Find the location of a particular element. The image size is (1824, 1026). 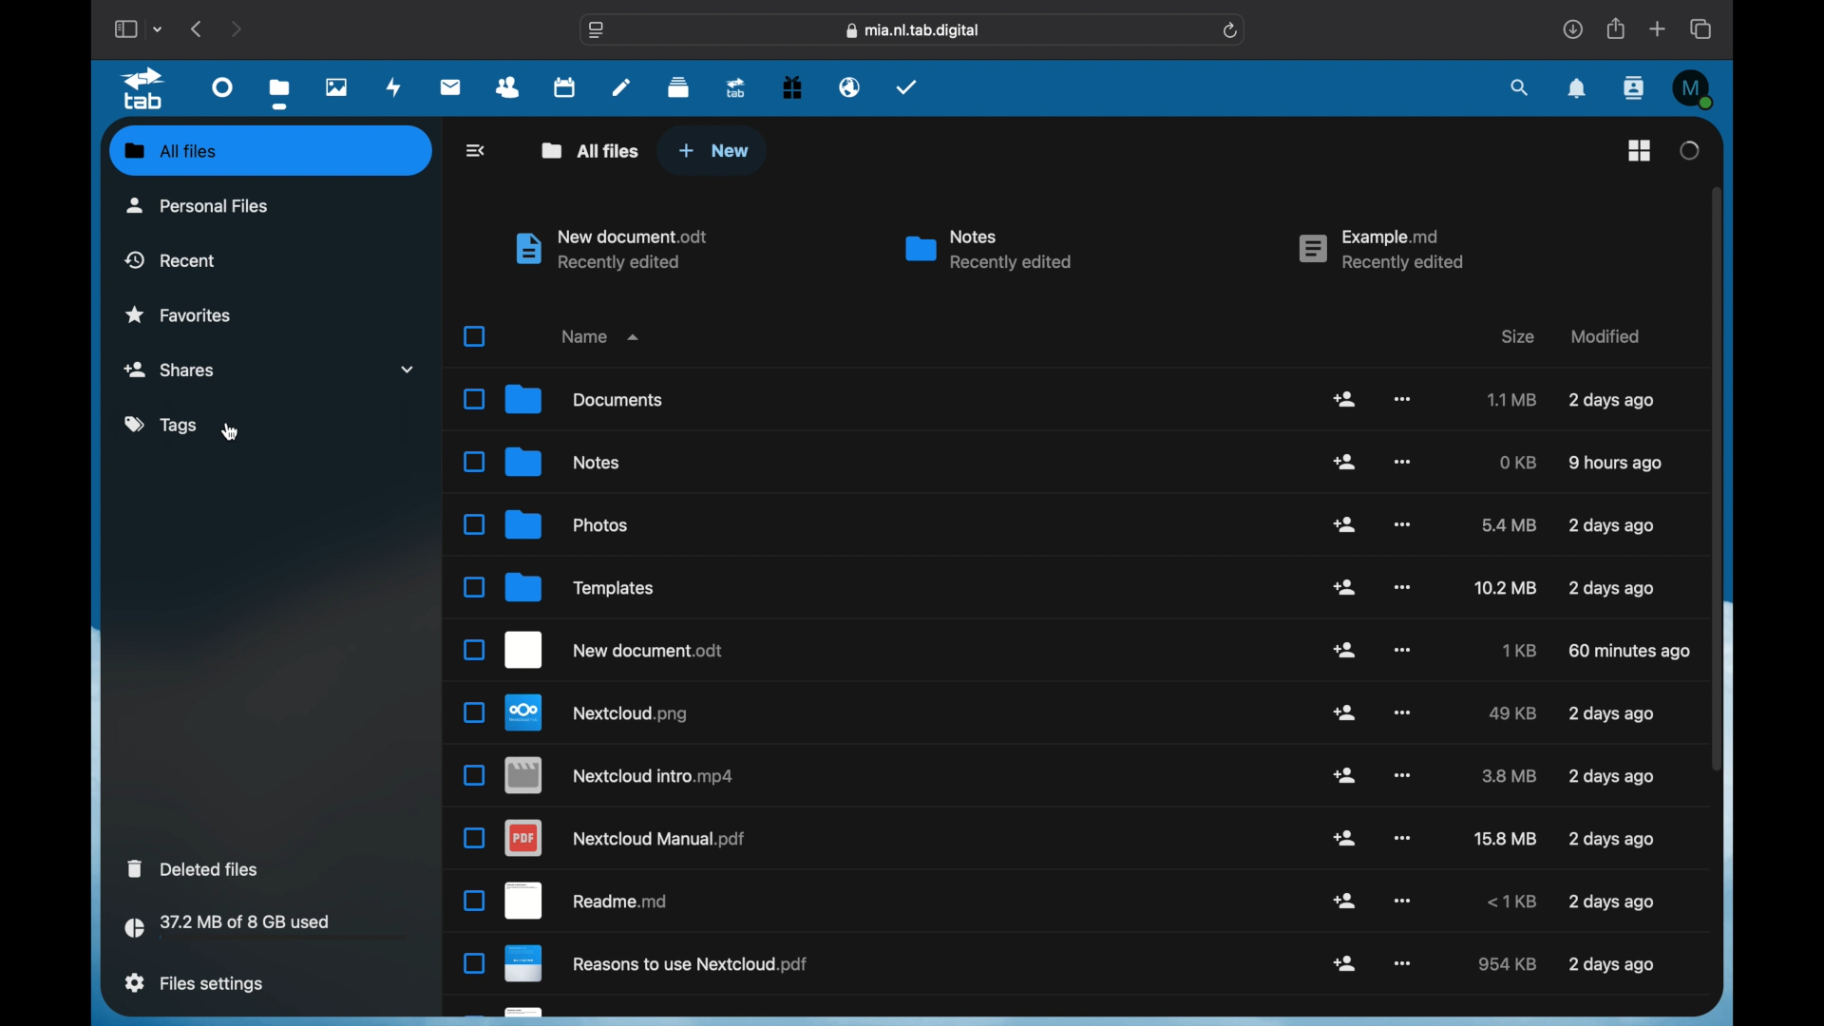

upgrade is located at coordinates (735, 87).